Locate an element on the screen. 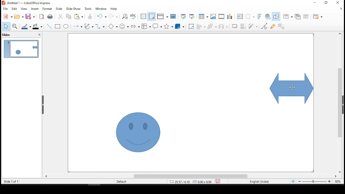 The width and height of the screenshot is (345, 194). show draw functions is located at coordinates (276, 16).